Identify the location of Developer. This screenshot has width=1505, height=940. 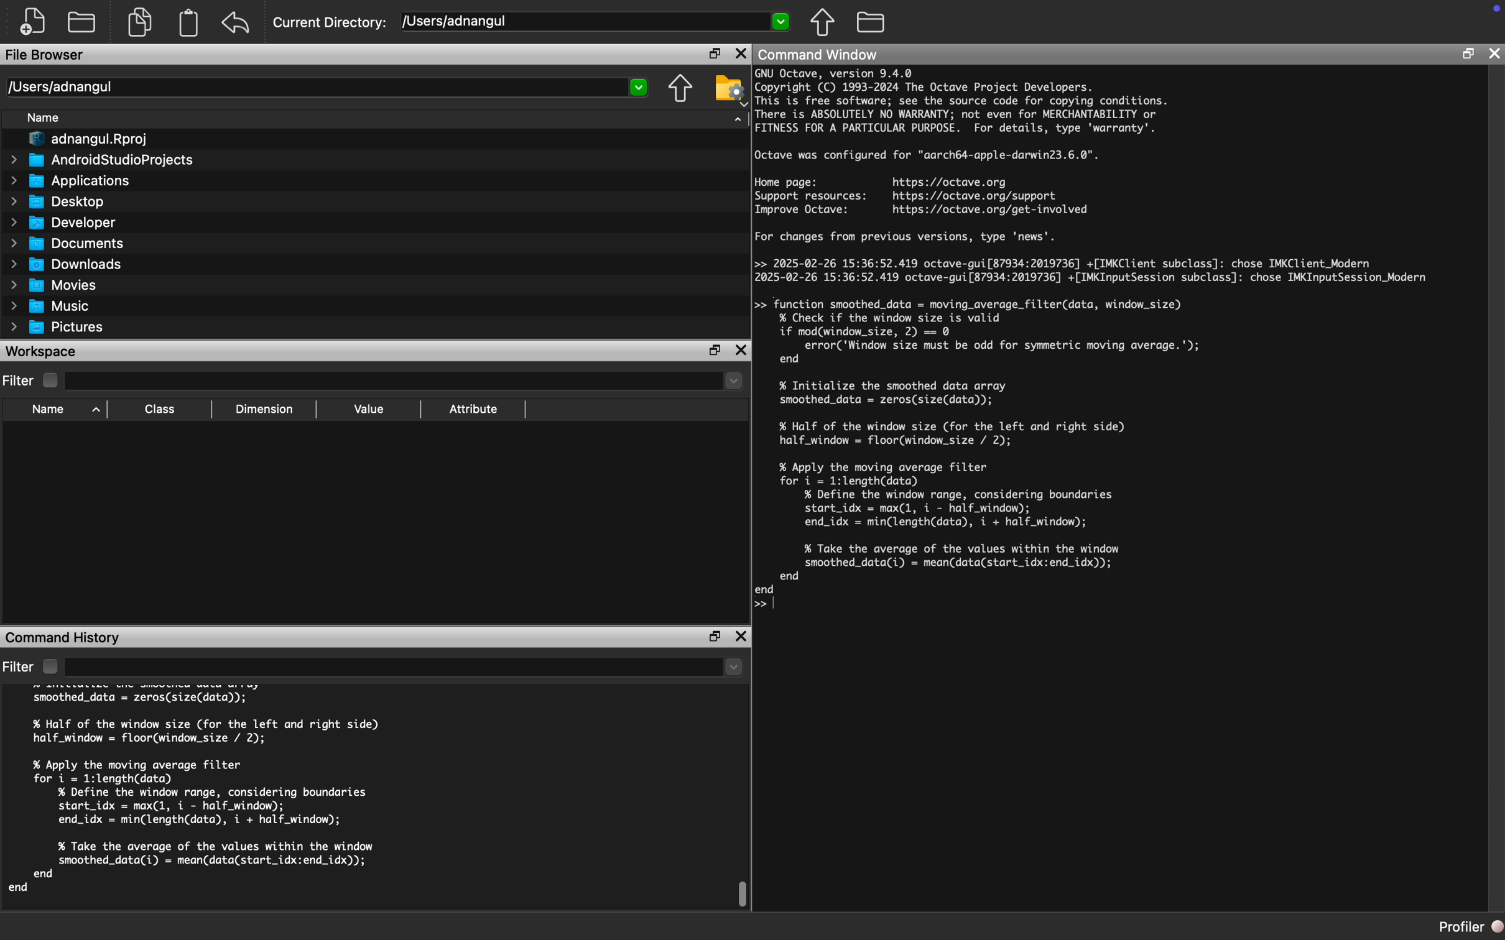
(62, 223).